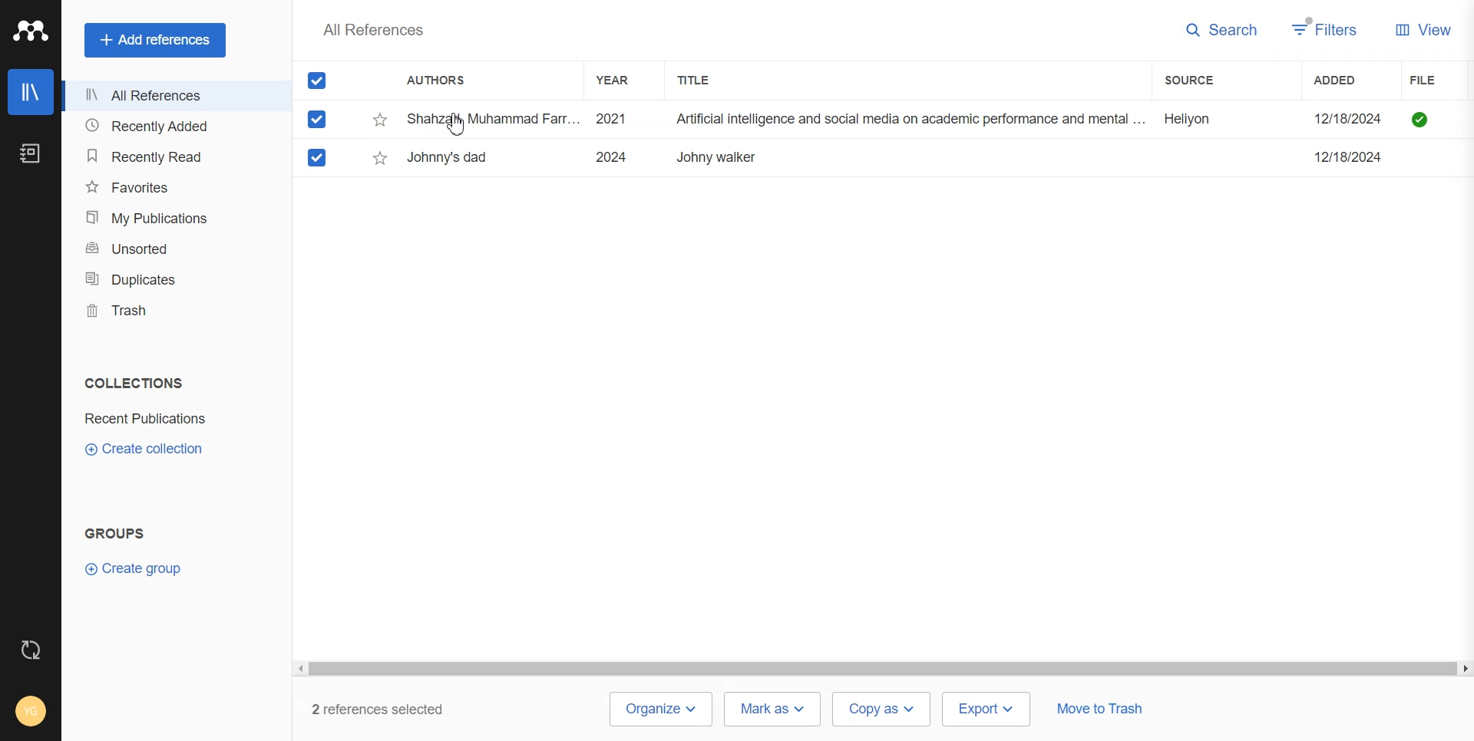 The width and height of the screenshot is (1474, 741). Describe the element at coordinates (317, 80) in the screenshot. I see `All Marks` at that location.